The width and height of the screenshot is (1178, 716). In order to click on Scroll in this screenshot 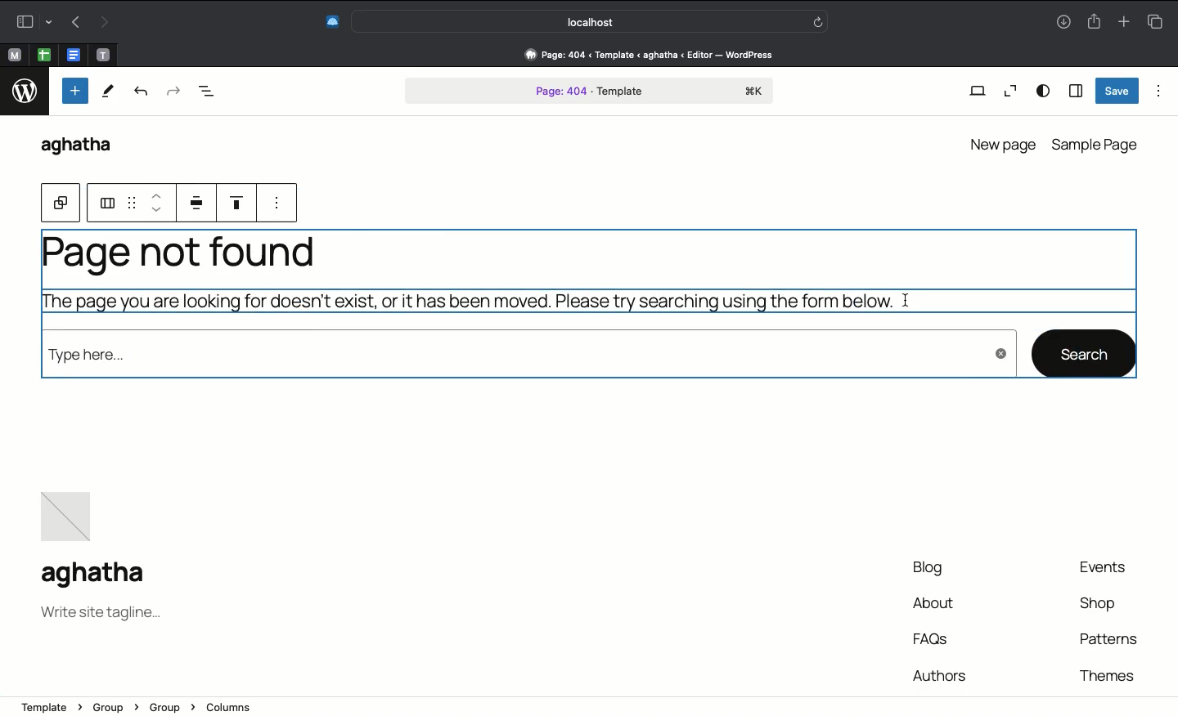, I will do `click(1171, 280)`.